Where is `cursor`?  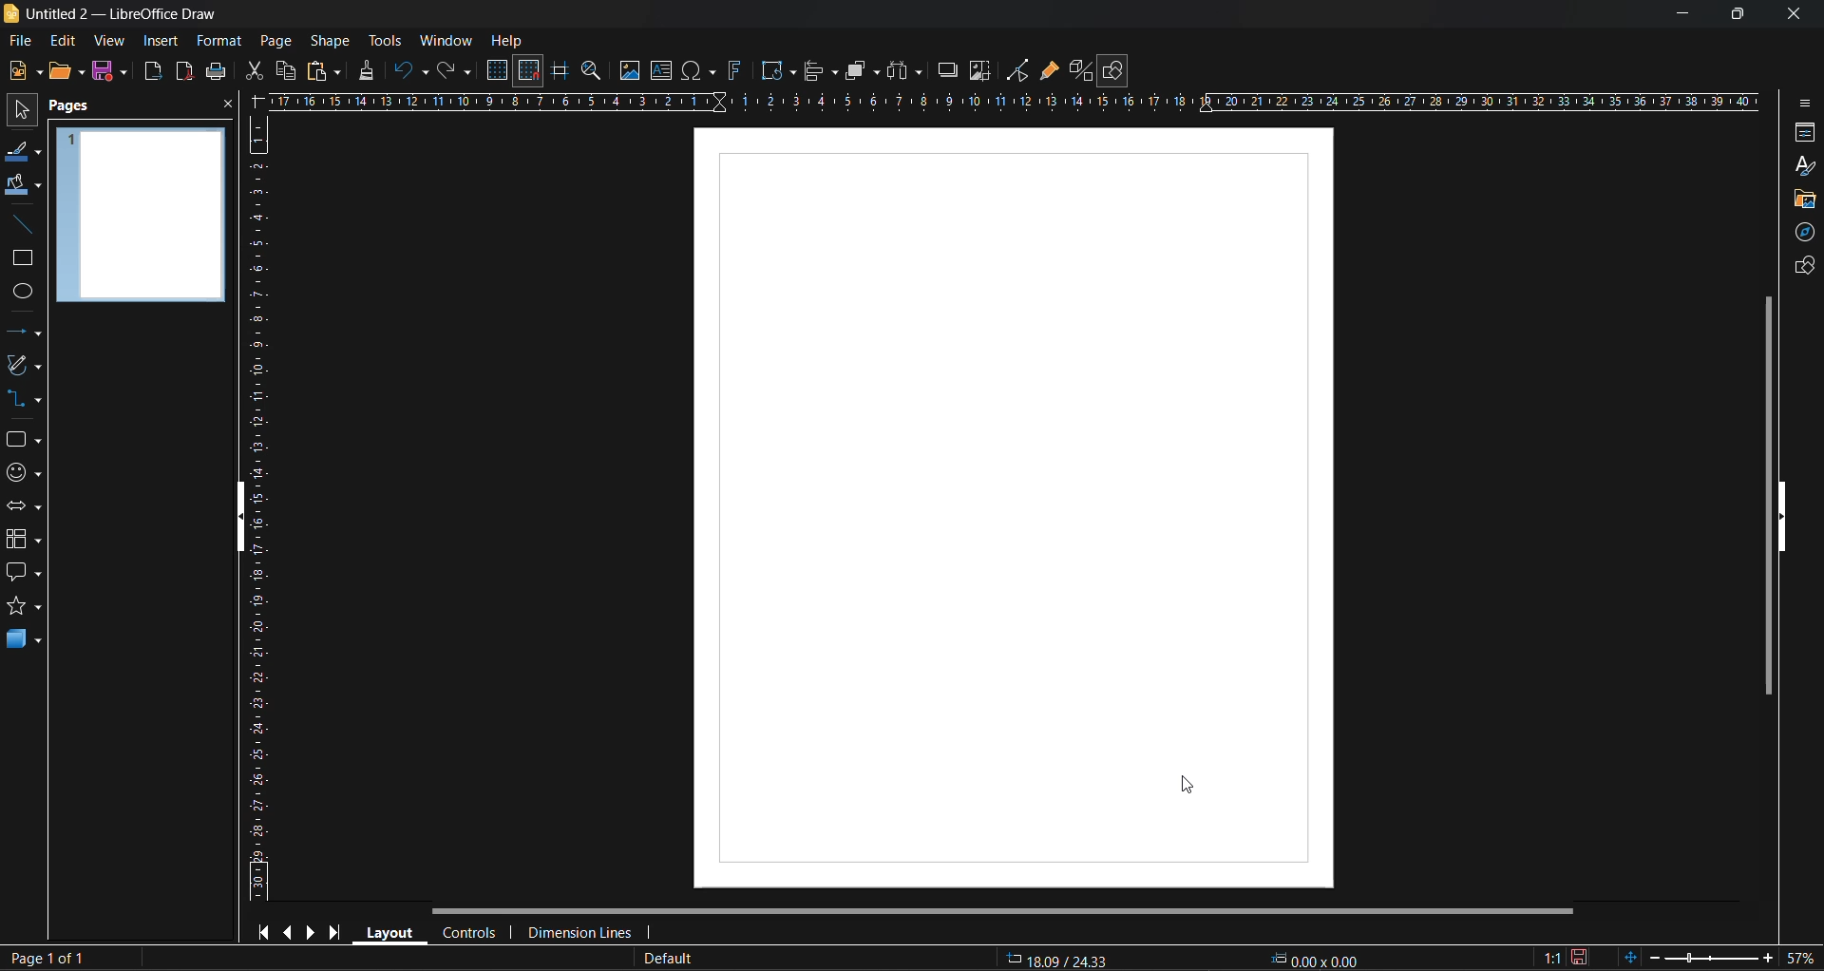 cursor is located at coordinates (1186, 786).